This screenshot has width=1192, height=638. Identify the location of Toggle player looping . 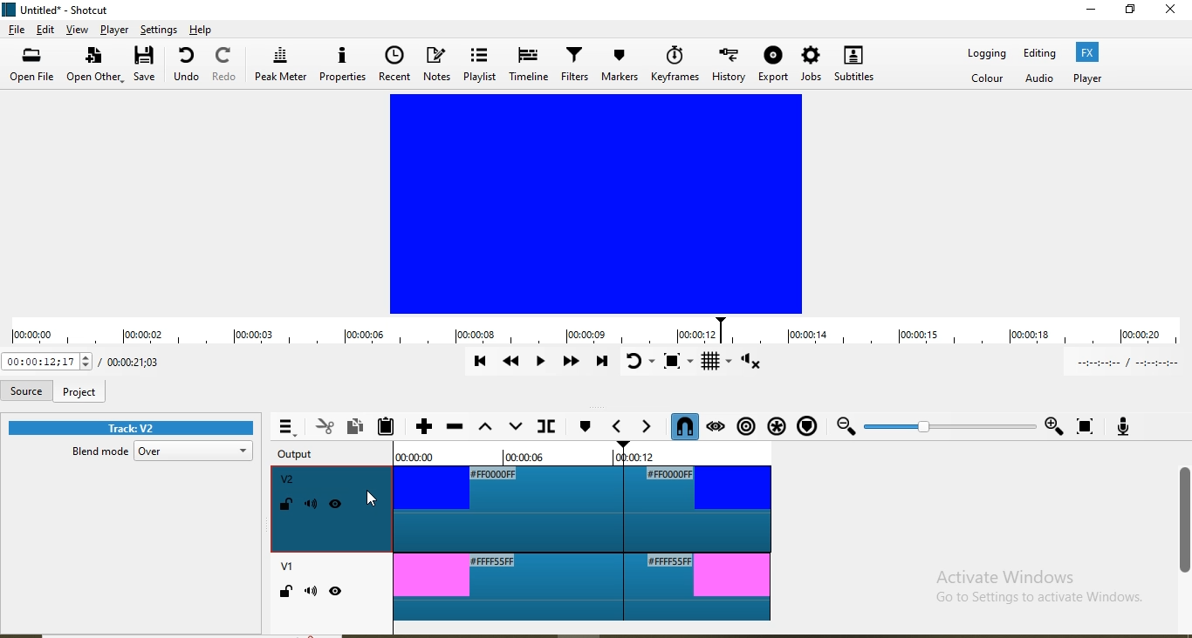
(640, 363).